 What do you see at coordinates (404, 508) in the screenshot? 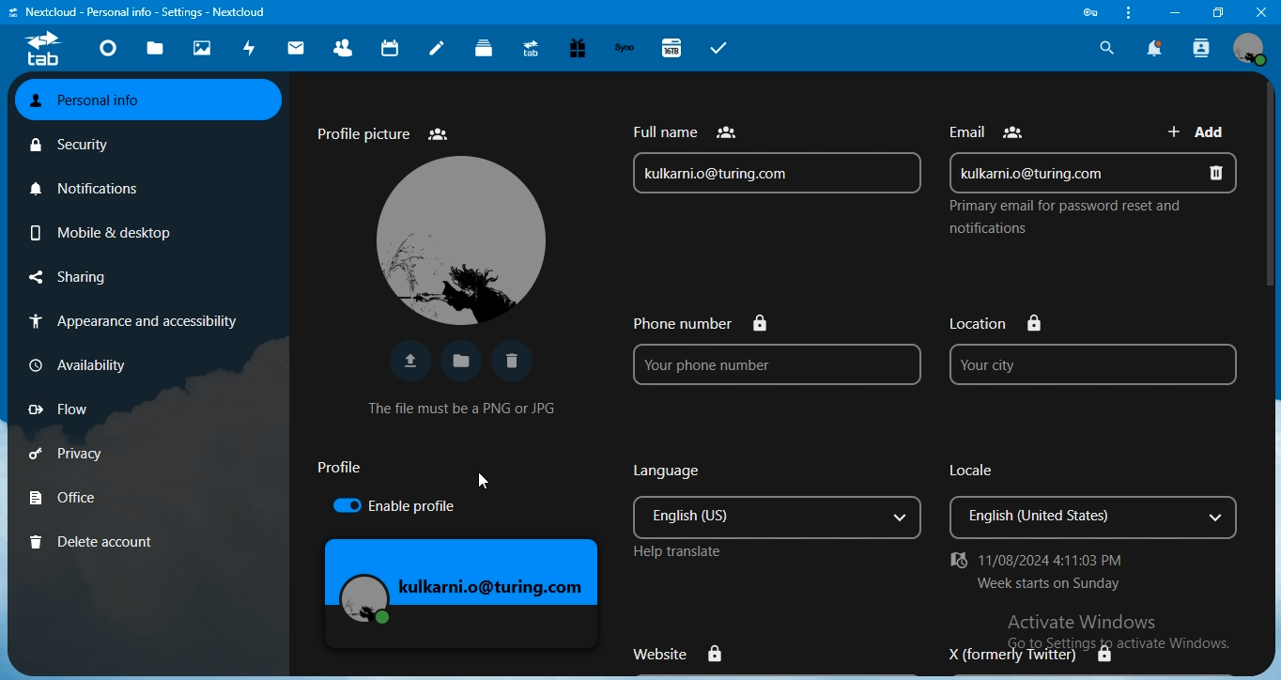
I see `@D Enable profile` at bounding box center [404, 508].